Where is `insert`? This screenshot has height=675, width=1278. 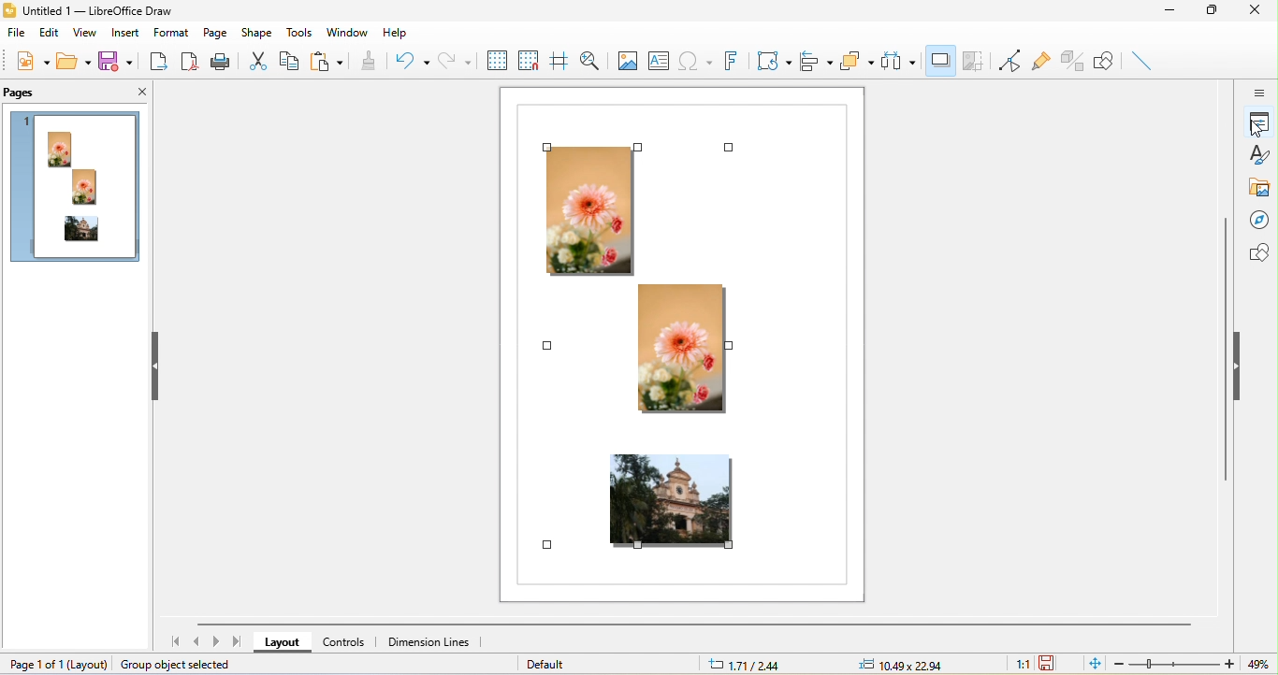
insert is located at coordinates (125, 33).